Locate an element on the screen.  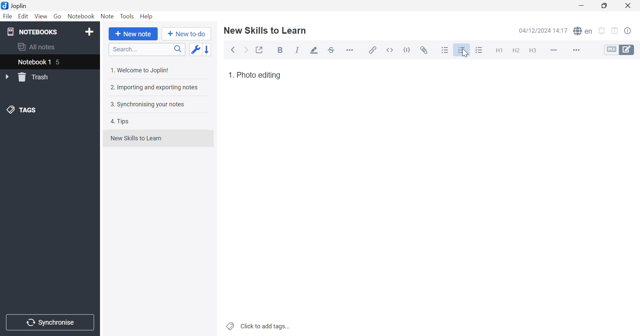
1. is located at coordinates (231, 75).